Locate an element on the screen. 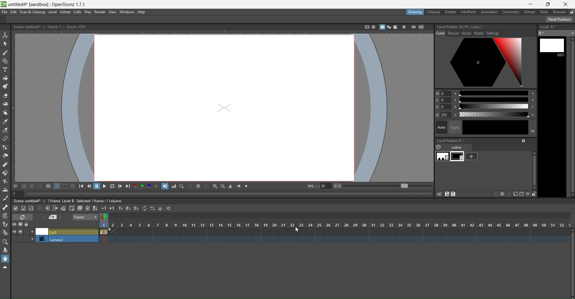 This screenshot has height=299, width=575. increase step is located at coordinates (120, 208).